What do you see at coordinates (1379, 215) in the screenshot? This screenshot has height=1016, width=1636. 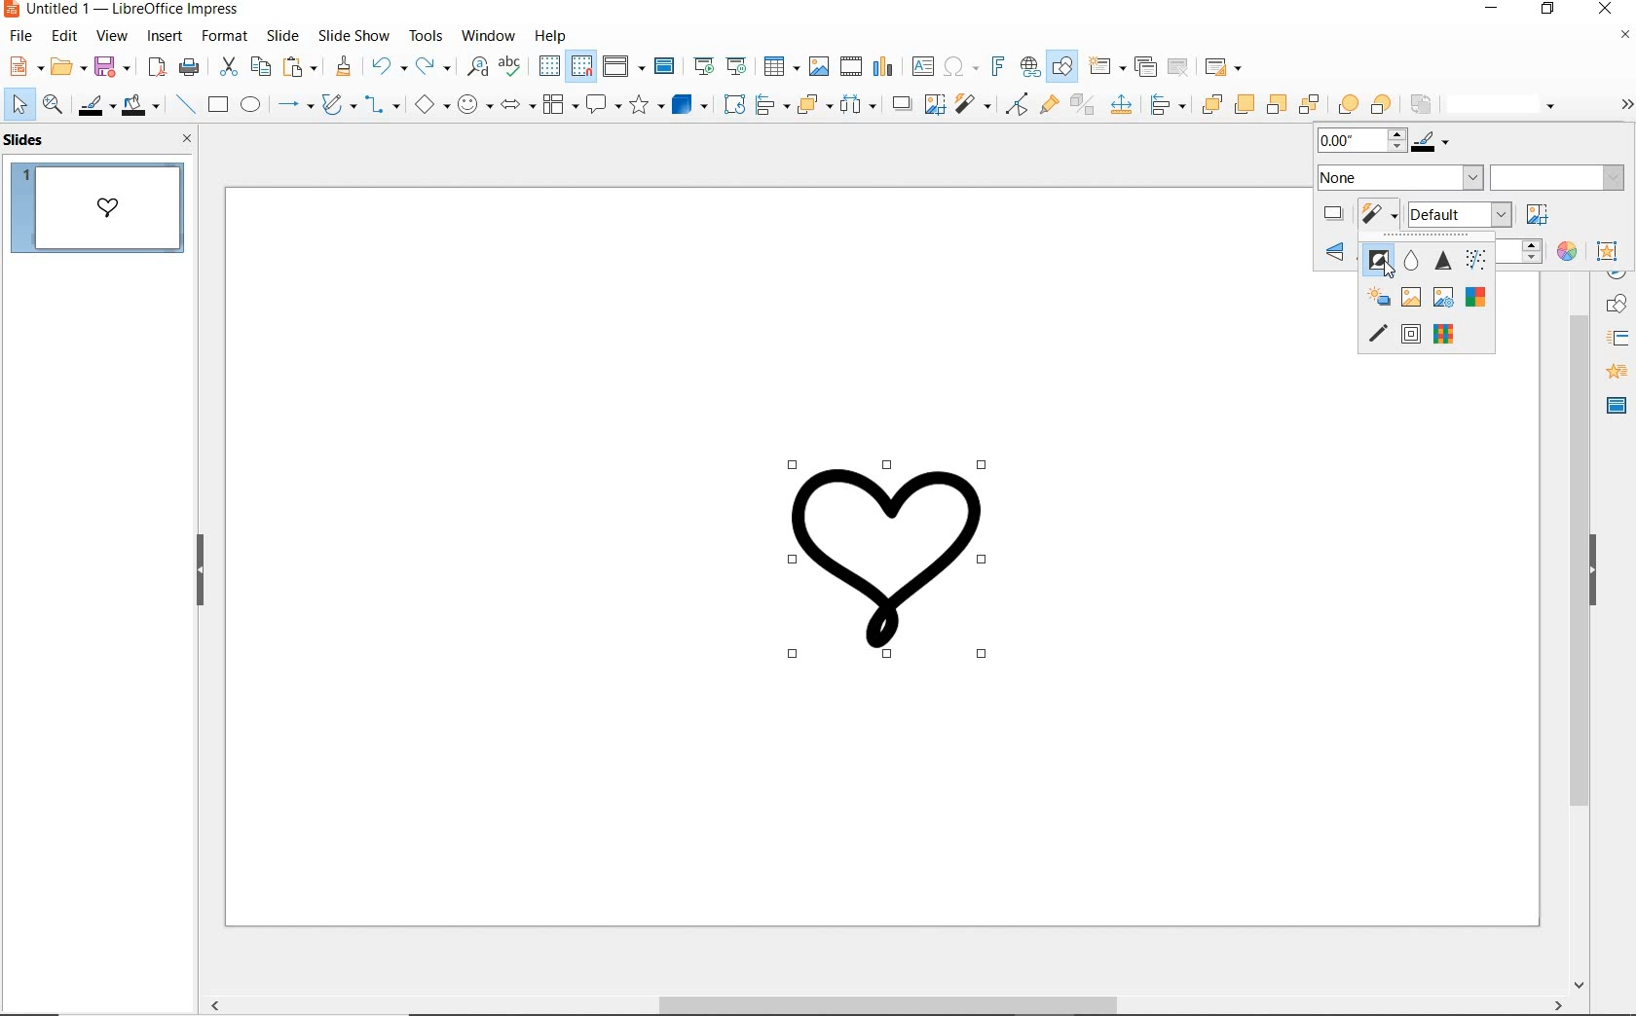 I see `filter` at bounding box center [1379, 215].